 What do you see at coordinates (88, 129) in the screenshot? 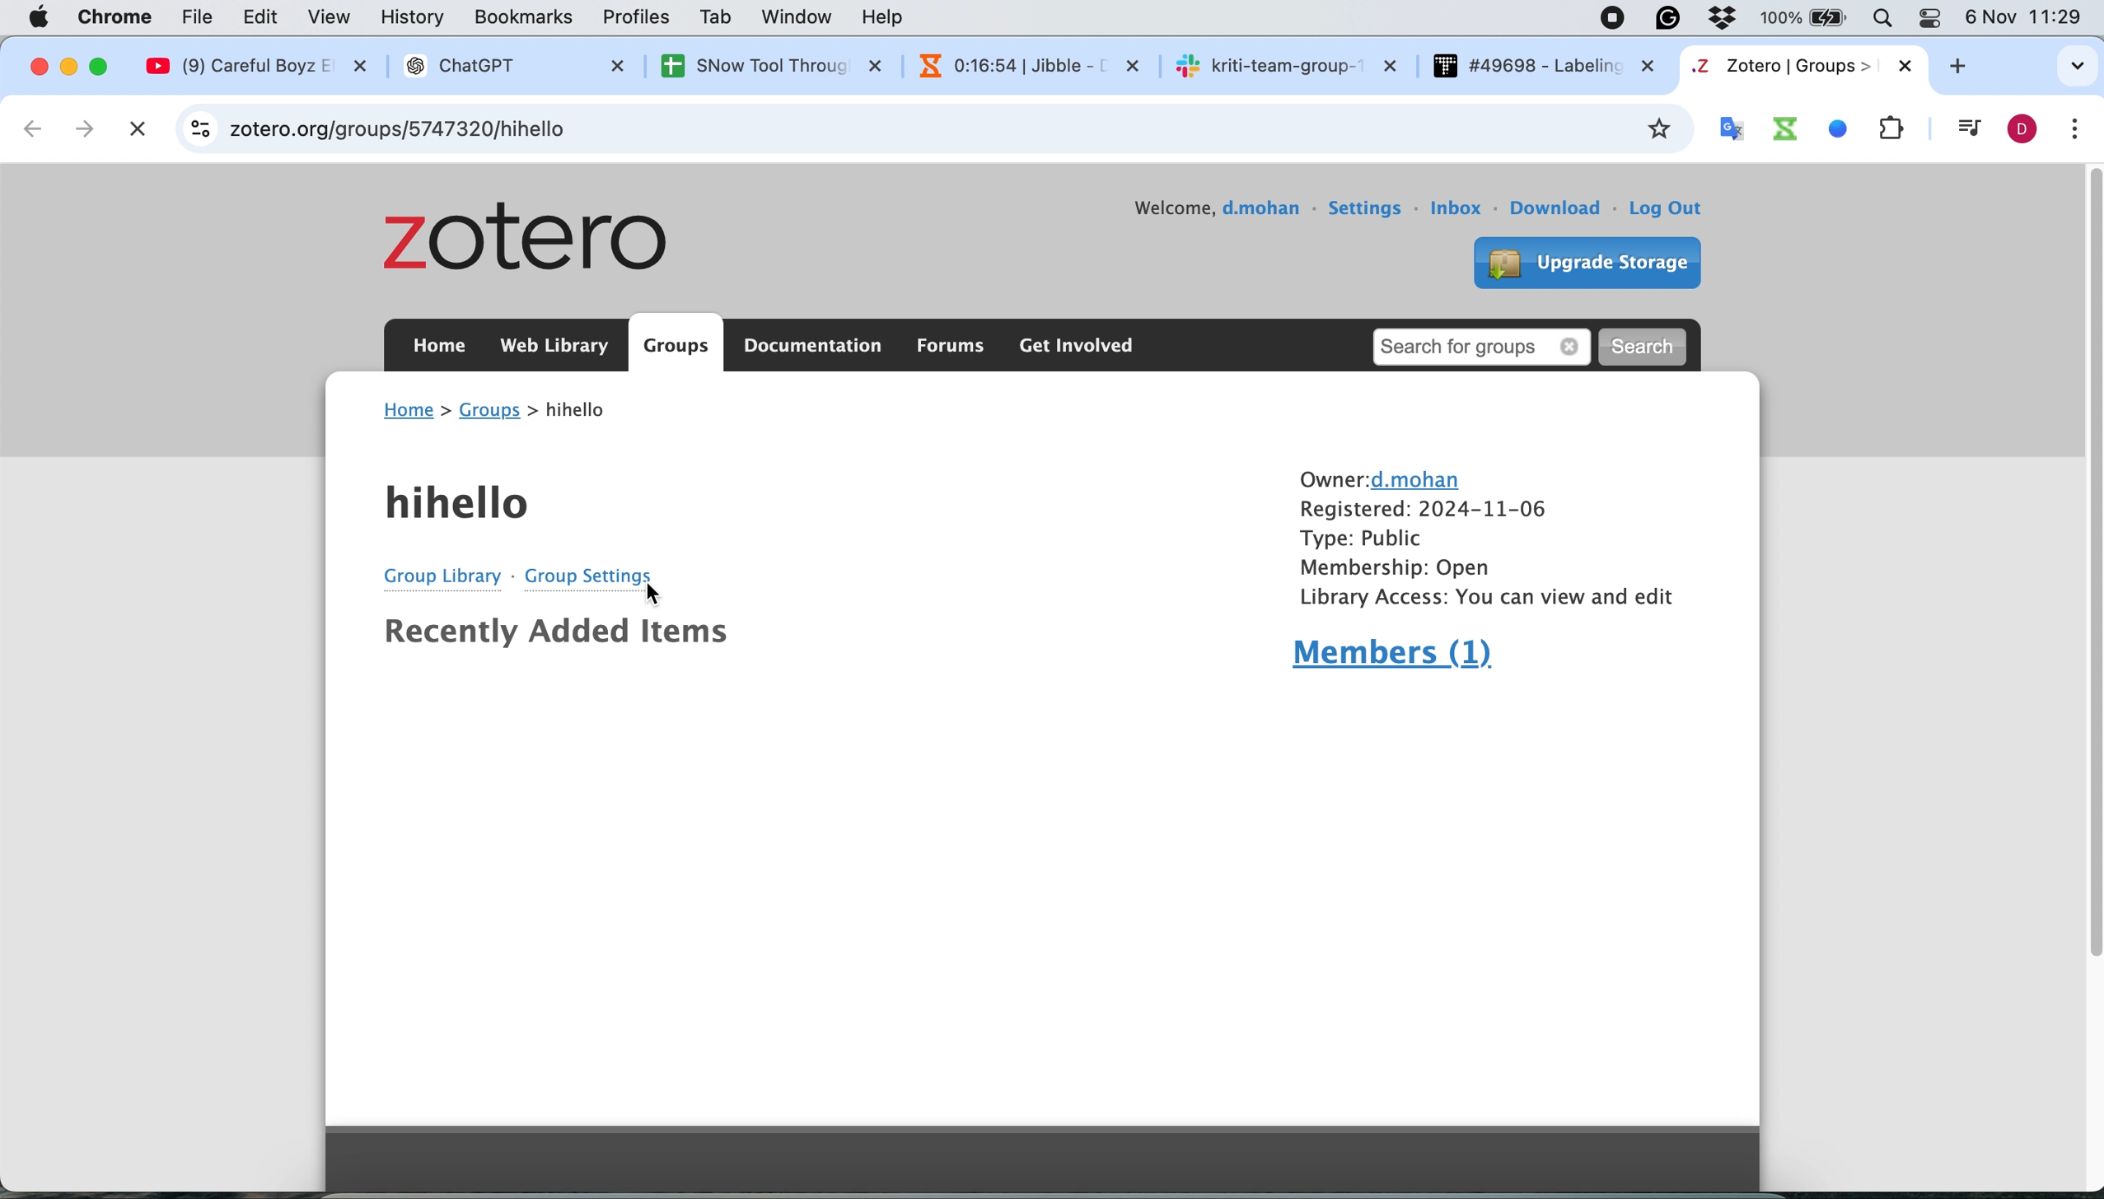
I see `go forward` at bounding box center [88, 129].